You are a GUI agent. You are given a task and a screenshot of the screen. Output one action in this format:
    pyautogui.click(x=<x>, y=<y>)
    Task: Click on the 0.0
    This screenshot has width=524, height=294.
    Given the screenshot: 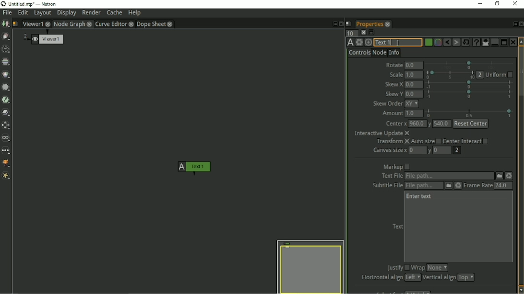 What is the action you would take?
    pyautogui.click(x=414, y=94)
    